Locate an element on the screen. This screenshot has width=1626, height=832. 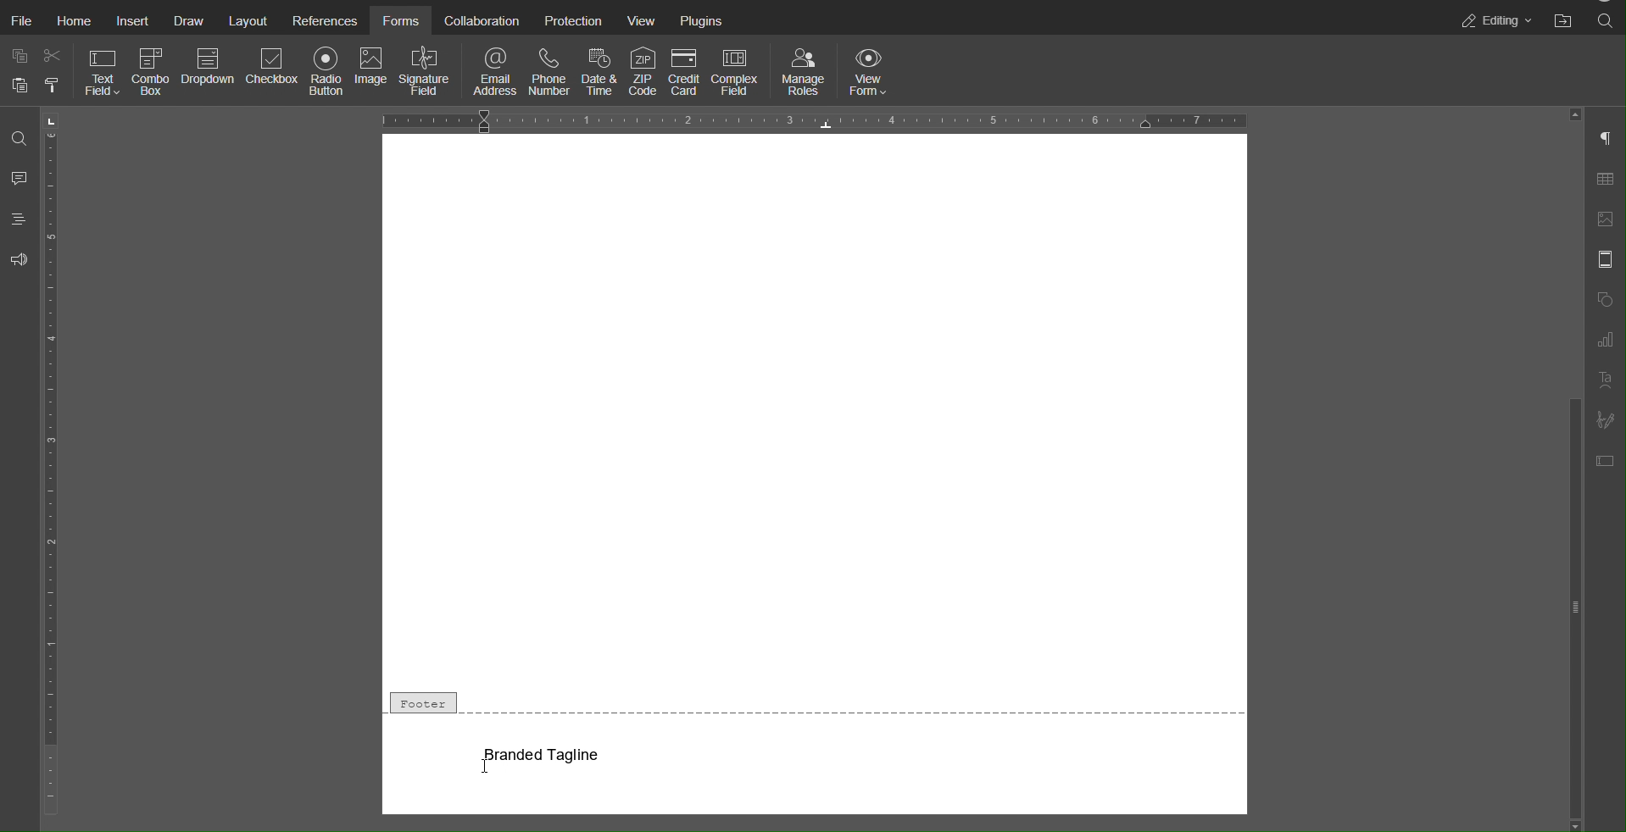
Image is located at coordinates (373, 73).